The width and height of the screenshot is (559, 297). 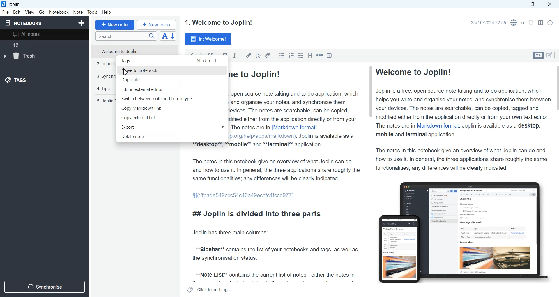 I want to click on Set timer, so click(x=531, y=23).